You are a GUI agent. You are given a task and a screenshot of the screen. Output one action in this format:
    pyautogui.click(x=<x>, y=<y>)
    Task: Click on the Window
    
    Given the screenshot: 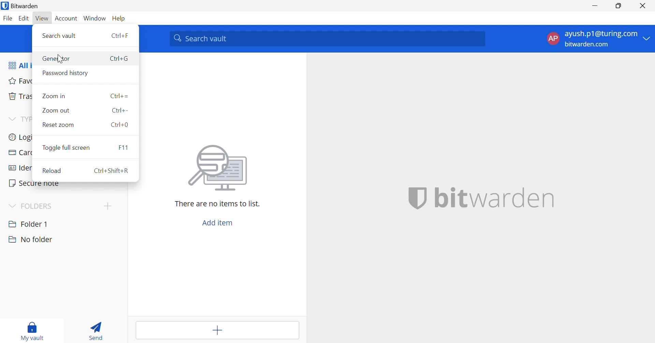 What is the action you would take?
    pyautogui.click(x=95, y=18)
    